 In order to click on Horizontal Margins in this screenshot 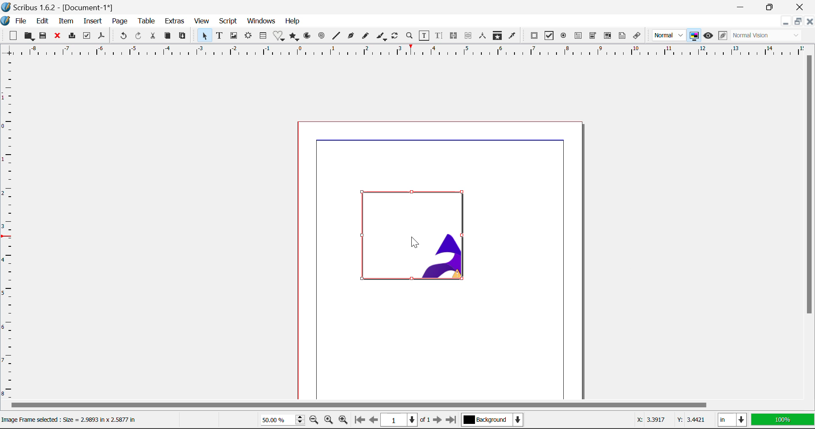, I will do `click(8, 230)`.